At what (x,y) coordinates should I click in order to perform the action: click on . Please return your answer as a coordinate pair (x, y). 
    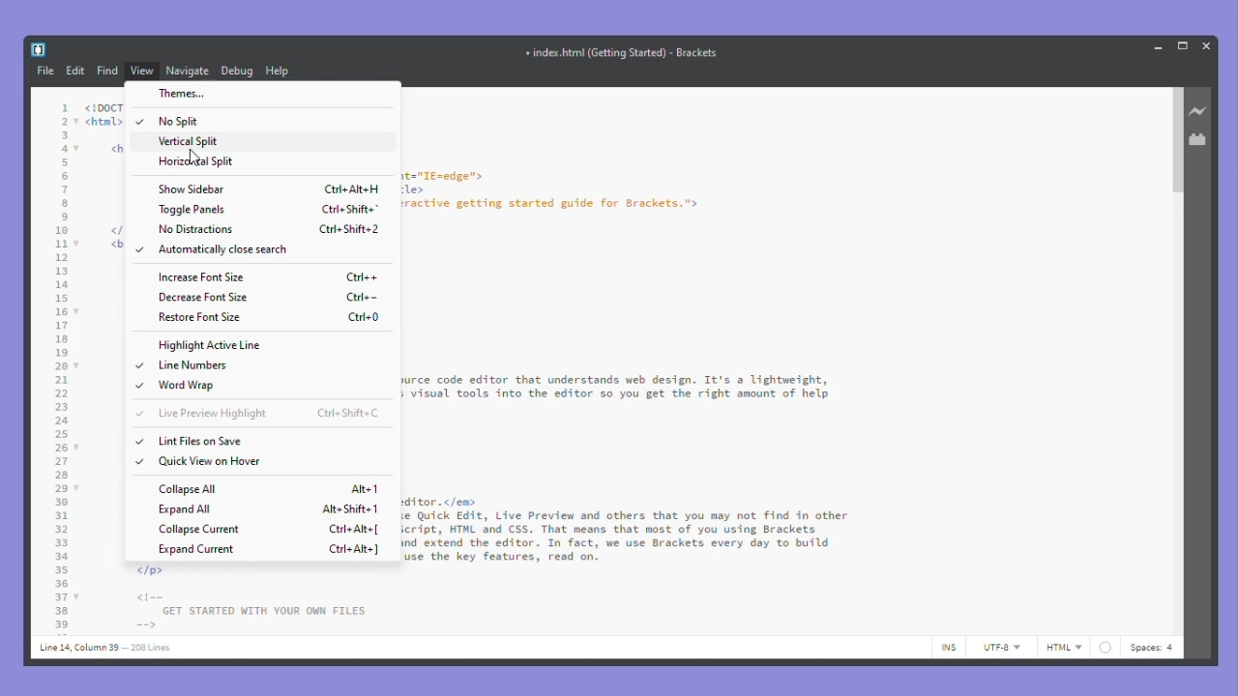
    Looking at the image, I should click on (1159, 46).